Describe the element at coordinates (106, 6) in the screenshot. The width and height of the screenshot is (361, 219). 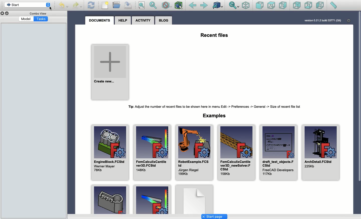
I see `New` at that location.